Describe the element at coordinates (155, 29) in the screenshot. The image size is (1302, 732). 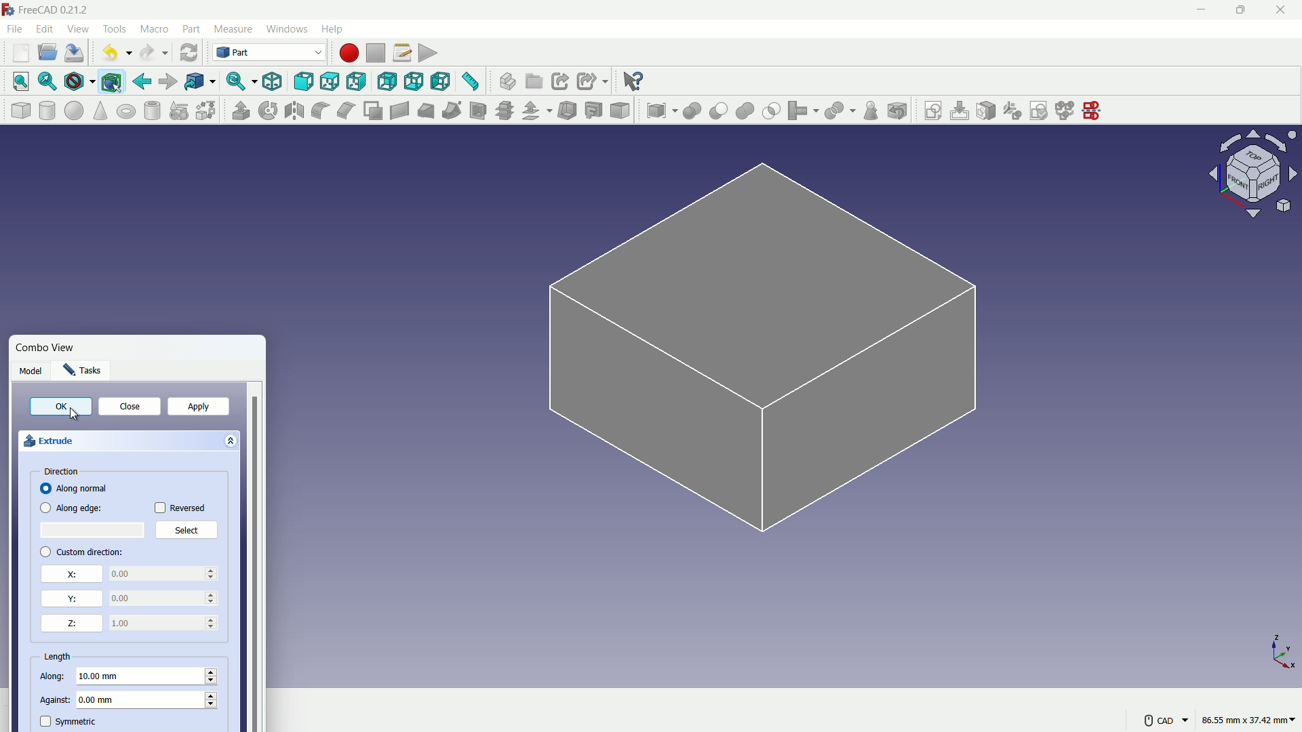
I see `macro` at that location.